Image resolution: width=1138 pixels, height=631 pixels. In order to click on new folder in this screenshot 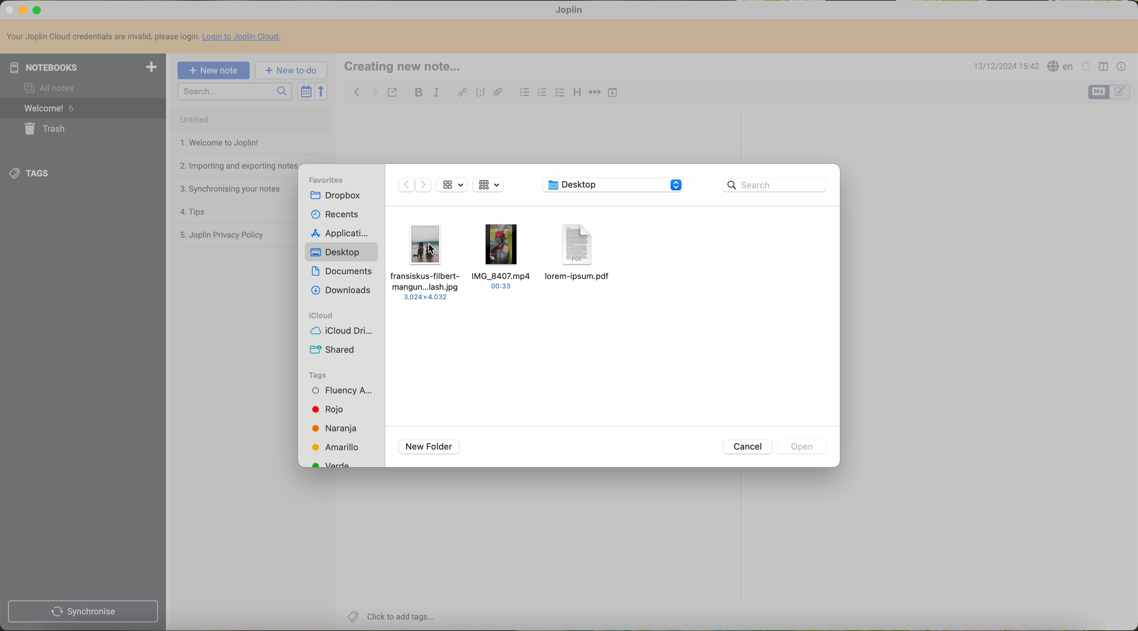, I will do `click(431, 446)`.